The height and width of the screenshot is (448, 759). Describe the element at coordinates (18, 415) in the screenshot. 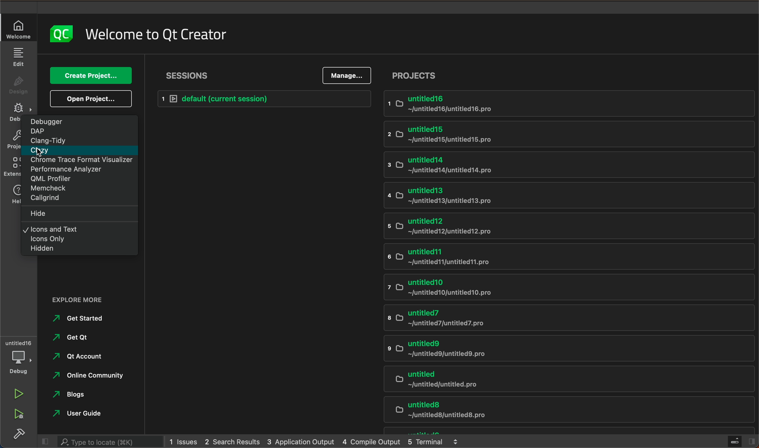

I see `run and debug` at that location.